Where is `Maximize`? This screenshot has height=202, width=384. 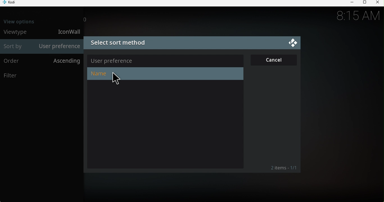 Maximize is located at coordinates (364, 3).